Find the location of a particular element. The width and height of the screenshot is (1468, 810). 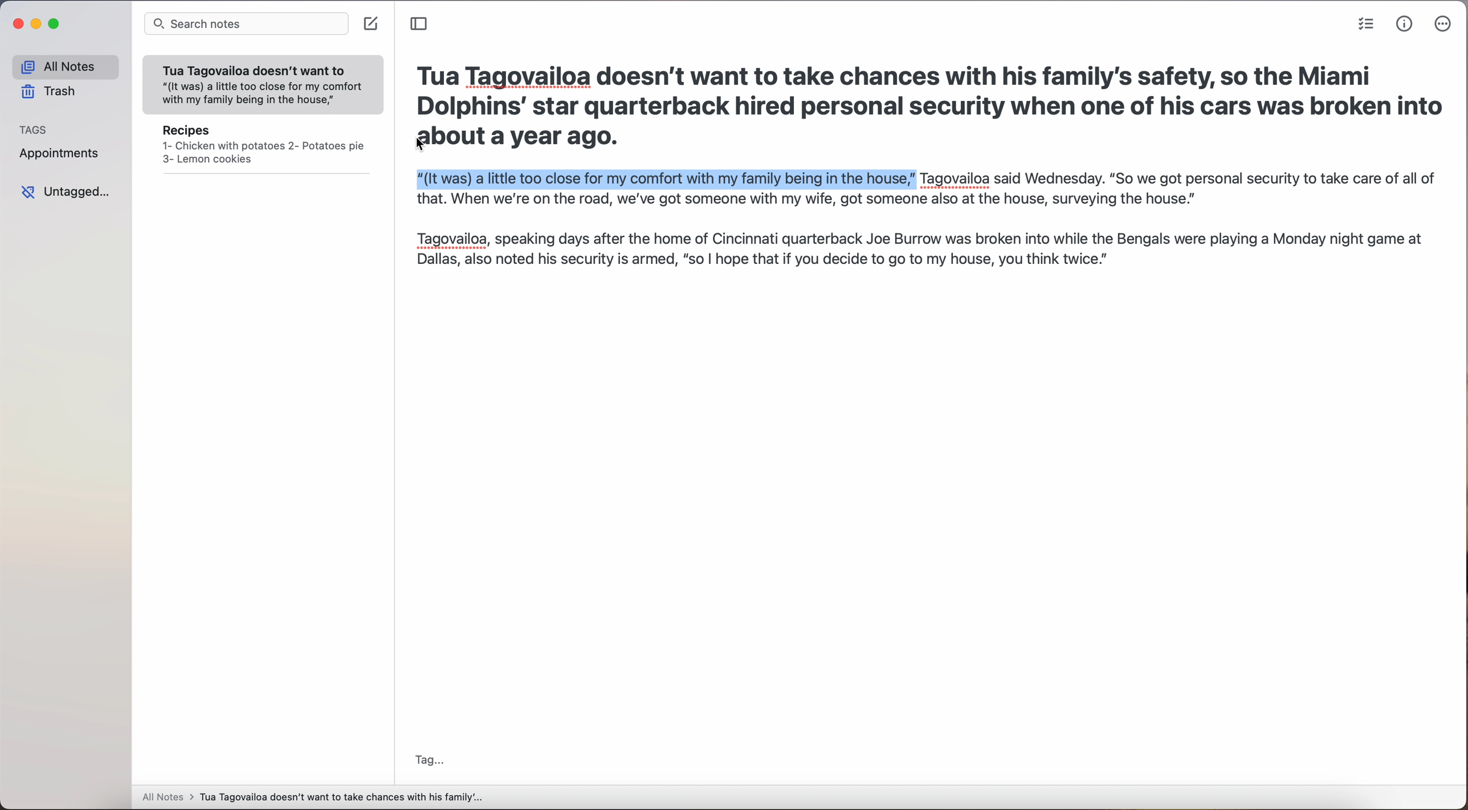

about a year ago is located at coordinates (511, 139).